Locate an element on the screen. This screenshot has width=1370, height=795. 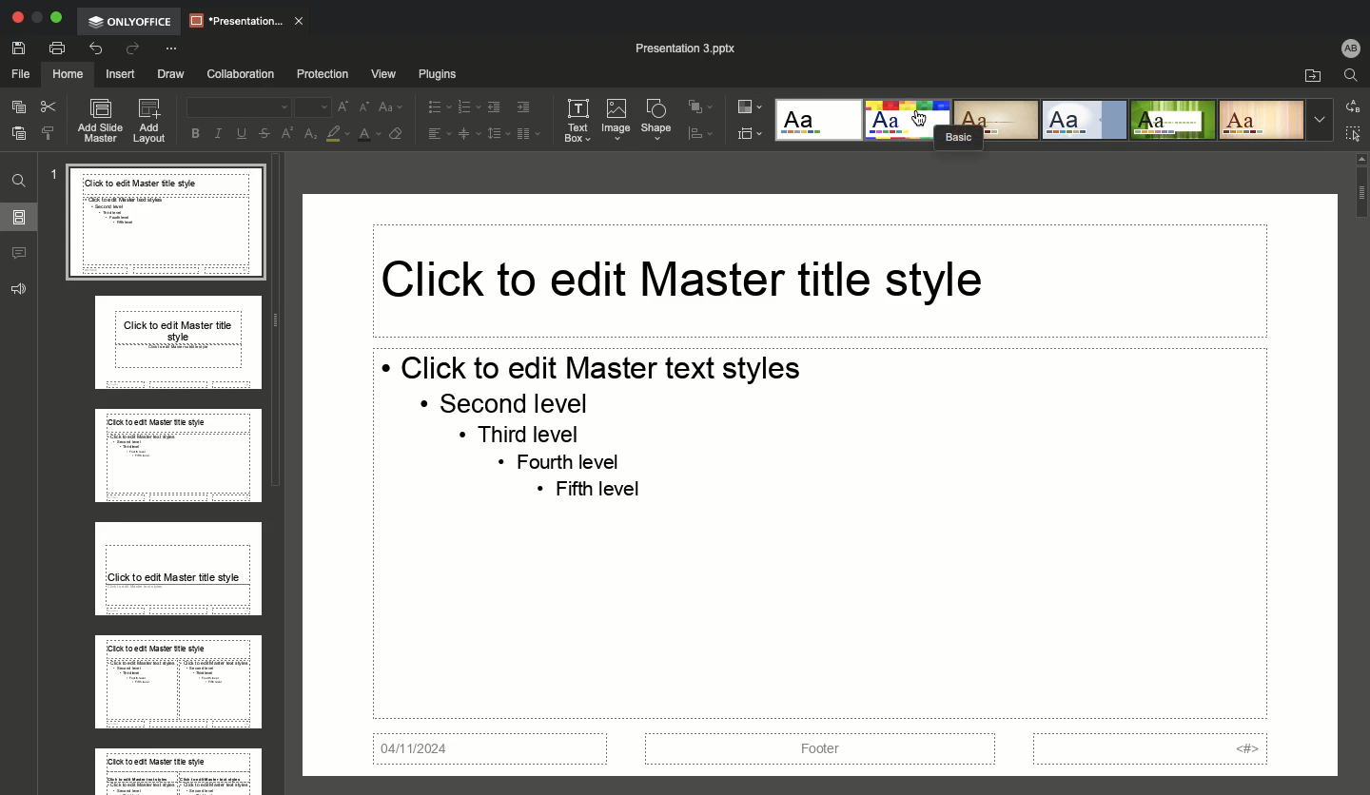
Cut is located at coordinates (50, 108).